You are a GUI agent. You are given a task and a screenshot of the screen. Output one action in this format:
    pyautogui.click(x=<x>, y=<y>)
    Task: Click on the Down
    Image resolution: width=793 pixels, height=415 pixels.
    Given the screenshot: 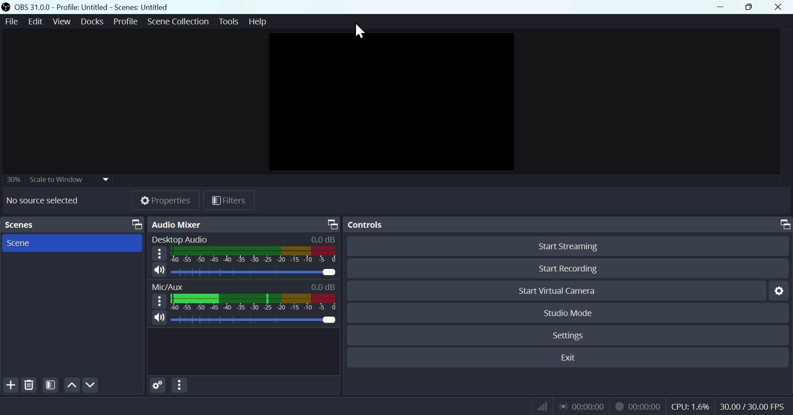 What is the action you would take?
    pyautogui.click(x=90, y=385)
    